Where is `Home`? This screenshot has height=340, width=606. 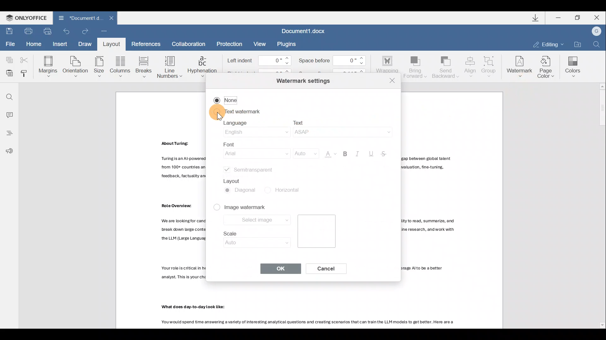
Home is located at coordinates (36, 44).